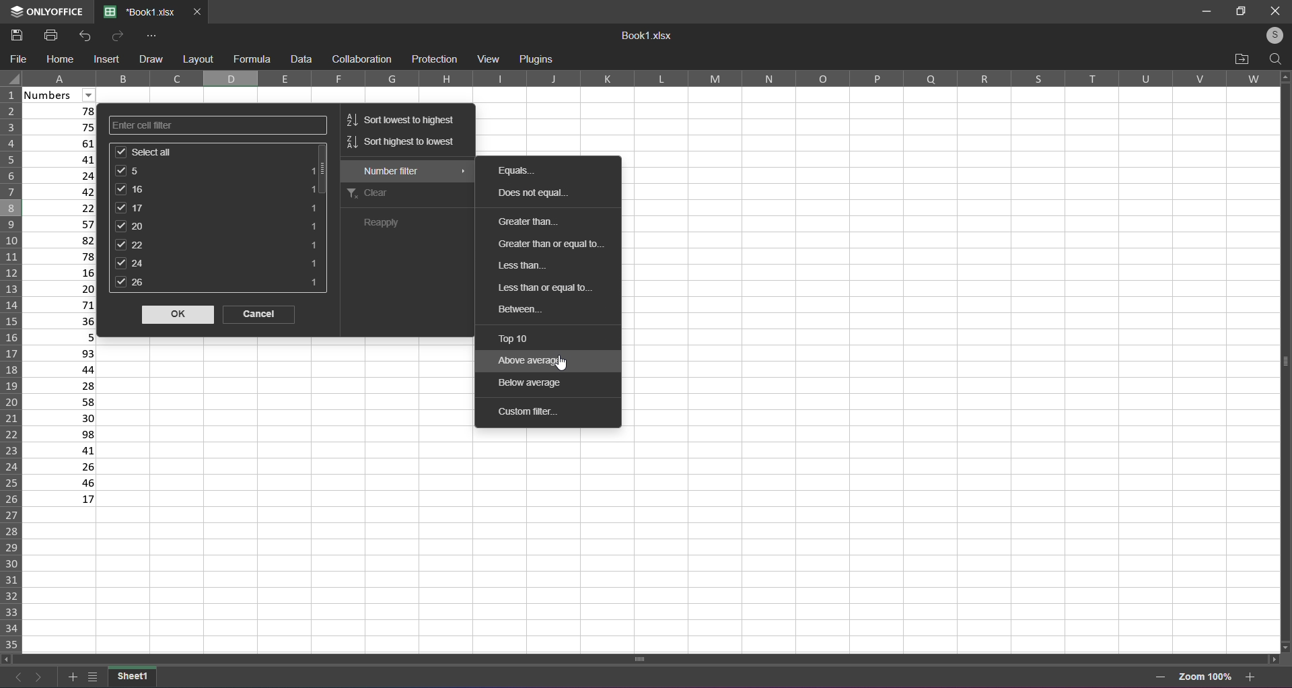 Image resolution: width=1292 pixels, height=688 pixels. Describe the element at coordinates (61, 337) in the screenshot. I see `5` at that location.